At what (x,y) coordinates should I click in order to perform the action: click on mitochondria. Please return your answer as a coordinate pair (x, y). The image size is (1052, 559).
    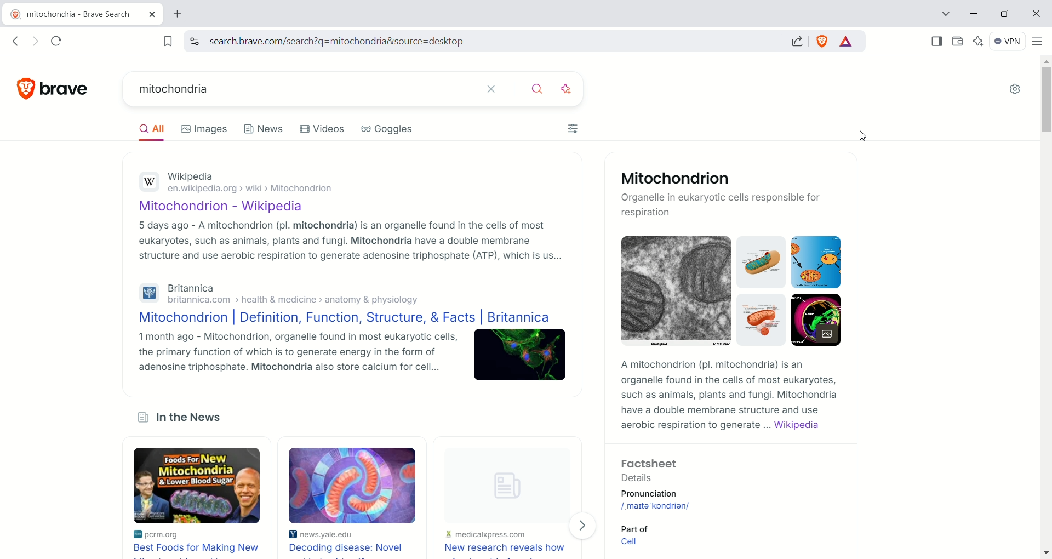
    Looking at the image, I should click on (301, 89).